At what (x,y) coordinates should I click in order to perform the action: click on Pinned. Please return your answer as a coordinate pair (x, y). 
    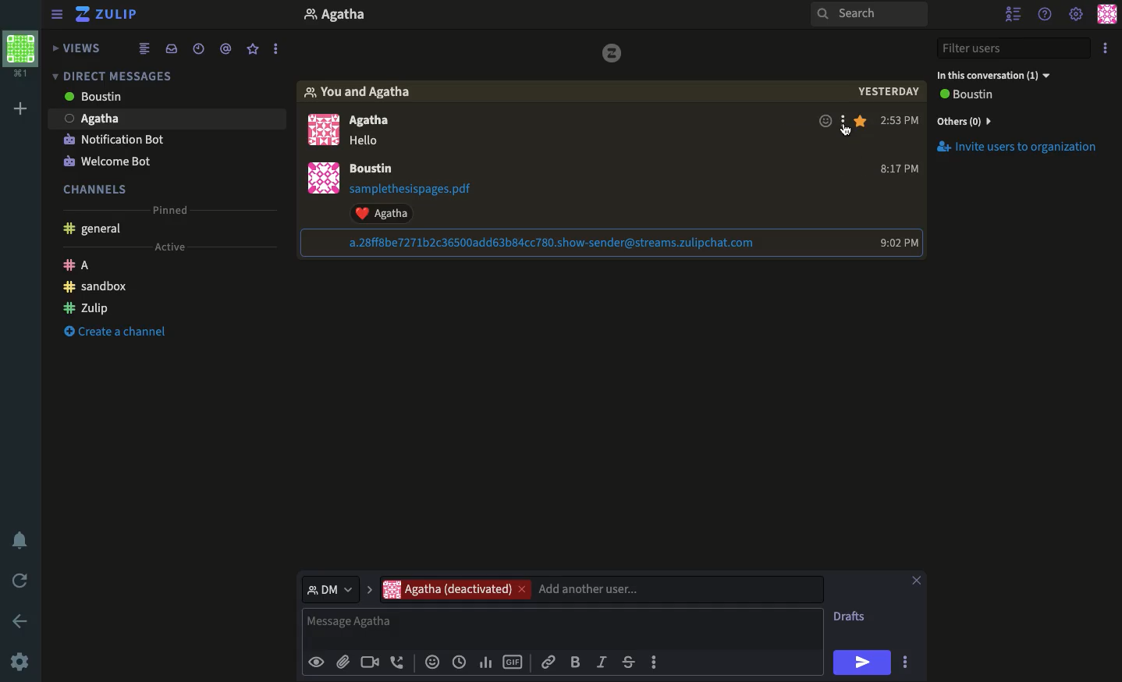
    Looking at the image, I should click on (175, 211).